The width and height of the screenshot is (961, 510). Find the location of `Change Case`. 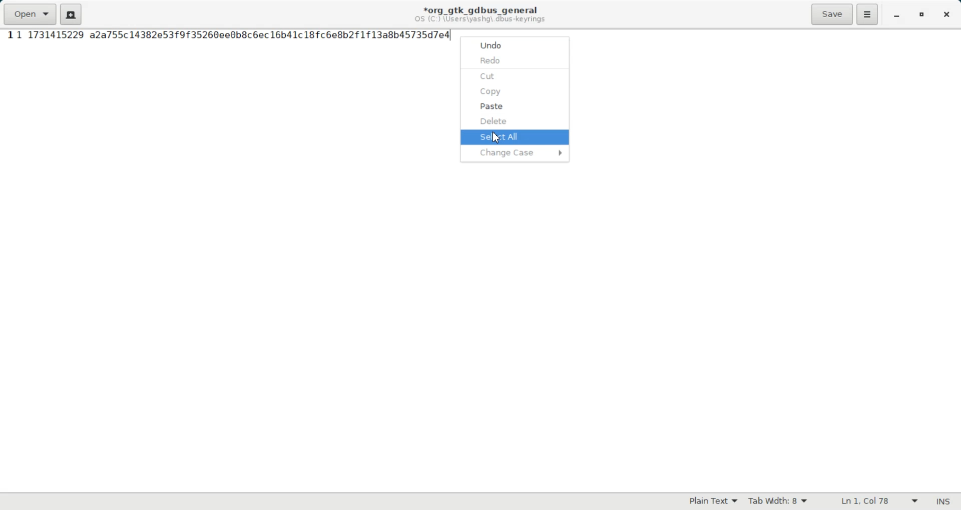

Change Case is located at coordinates (515, 154).